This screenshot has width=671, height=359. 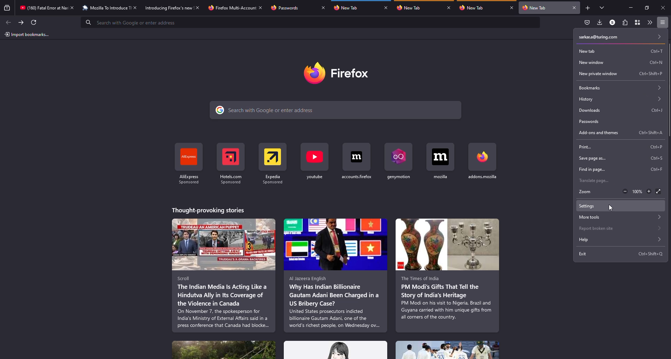 I want to click on shortcut, so click(x=190, y=164).